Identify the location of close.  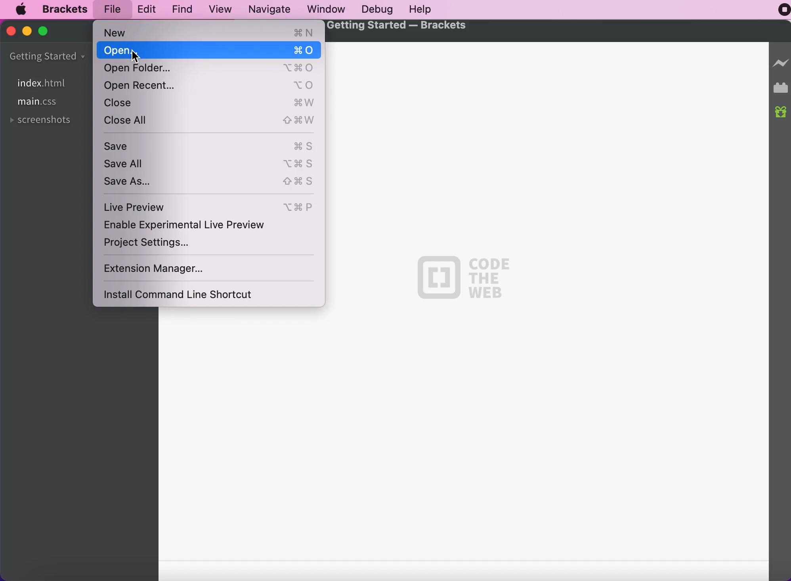
(10, 32).